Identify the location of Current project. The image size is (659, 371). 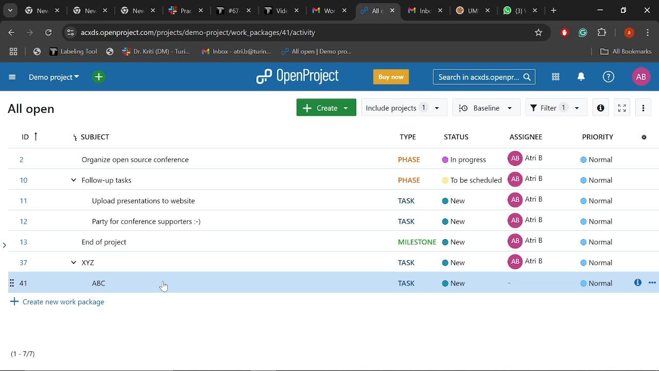
(54, 79).